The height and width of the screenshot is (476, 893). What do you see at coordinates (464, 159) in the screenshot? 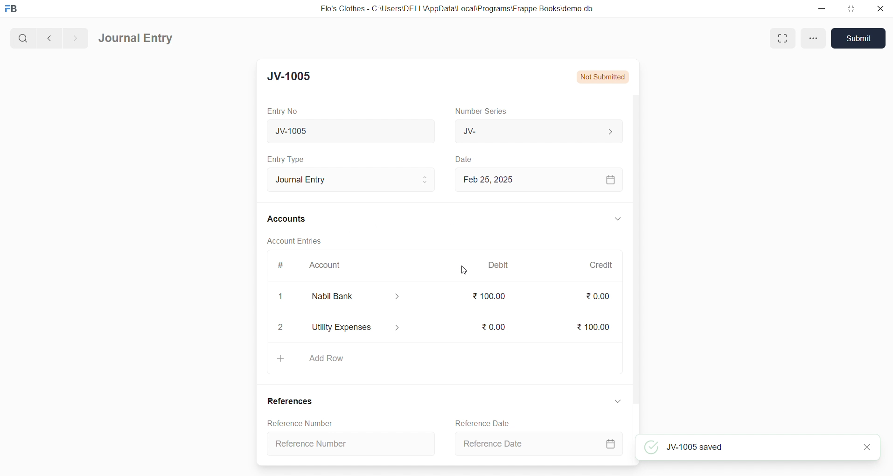
I see `Date` at bounding box center [464, 159].